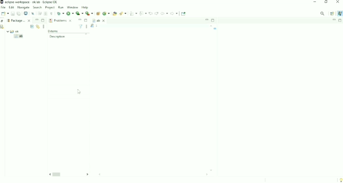 The height and width of the screenshot is (183, 343). What do you see at coordinates (326, 2) in the screenshot?
I see `Restore down` at bounding box center [326, 2].